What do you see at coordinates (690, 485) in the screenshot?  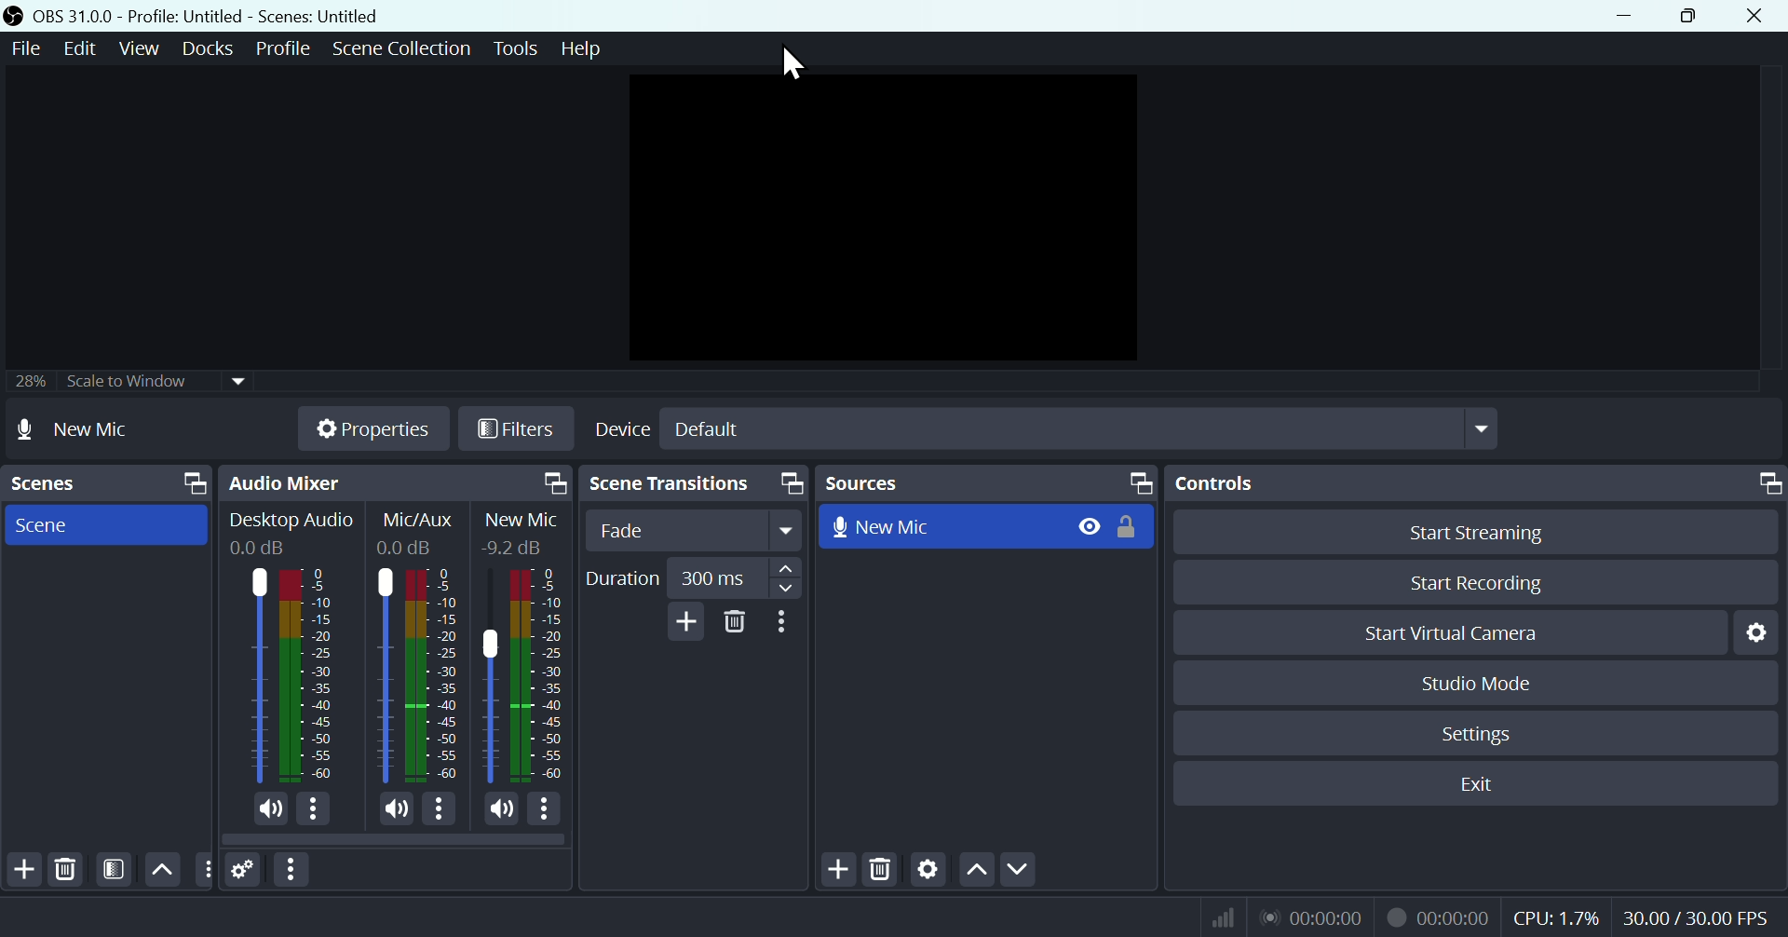 I see `Scene transitions` at bounding box center [690, 485].